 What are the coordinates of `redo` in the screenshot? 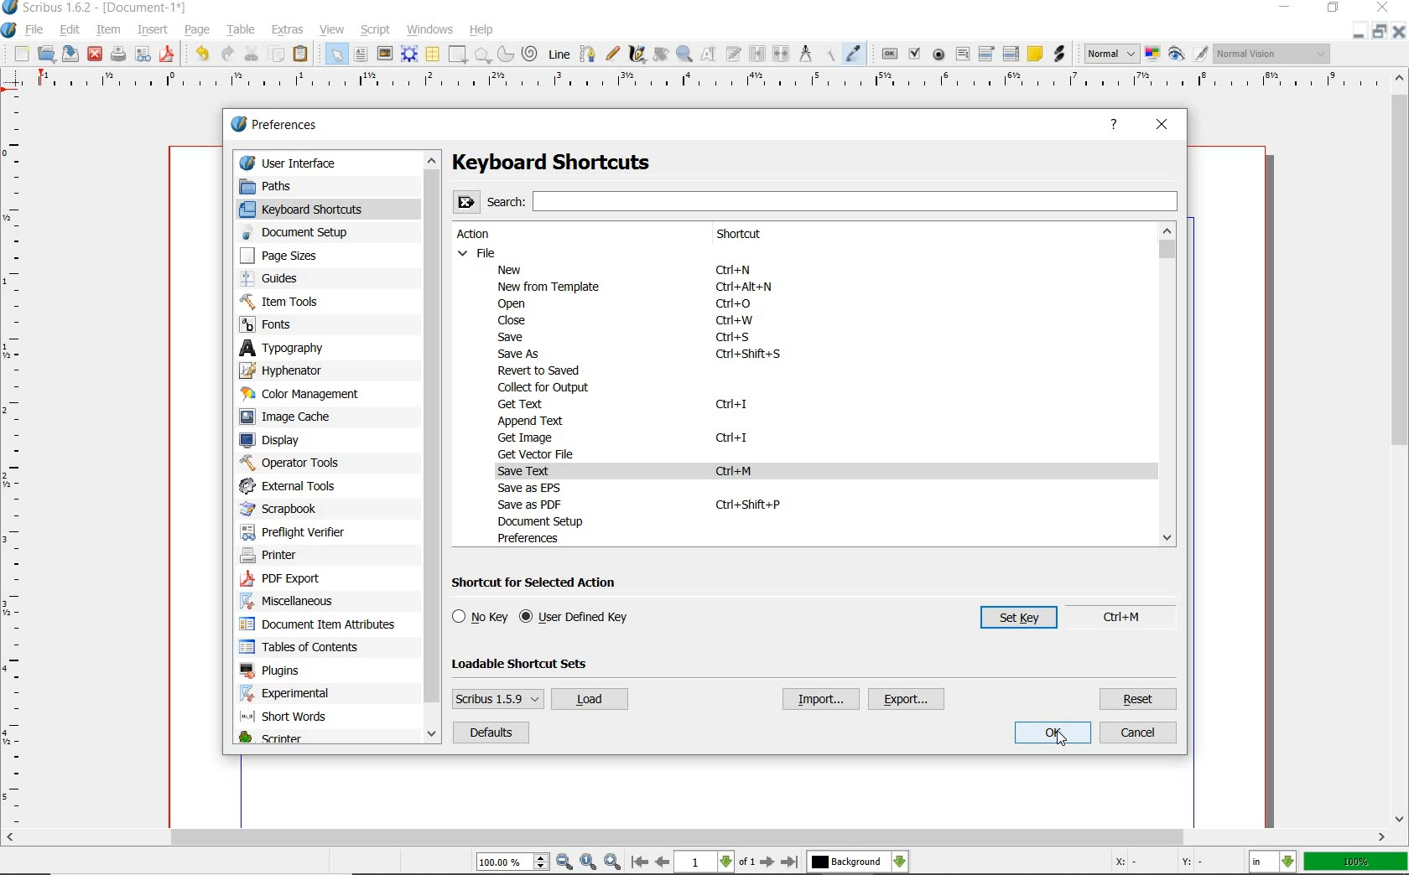 It's located at (227, 54).